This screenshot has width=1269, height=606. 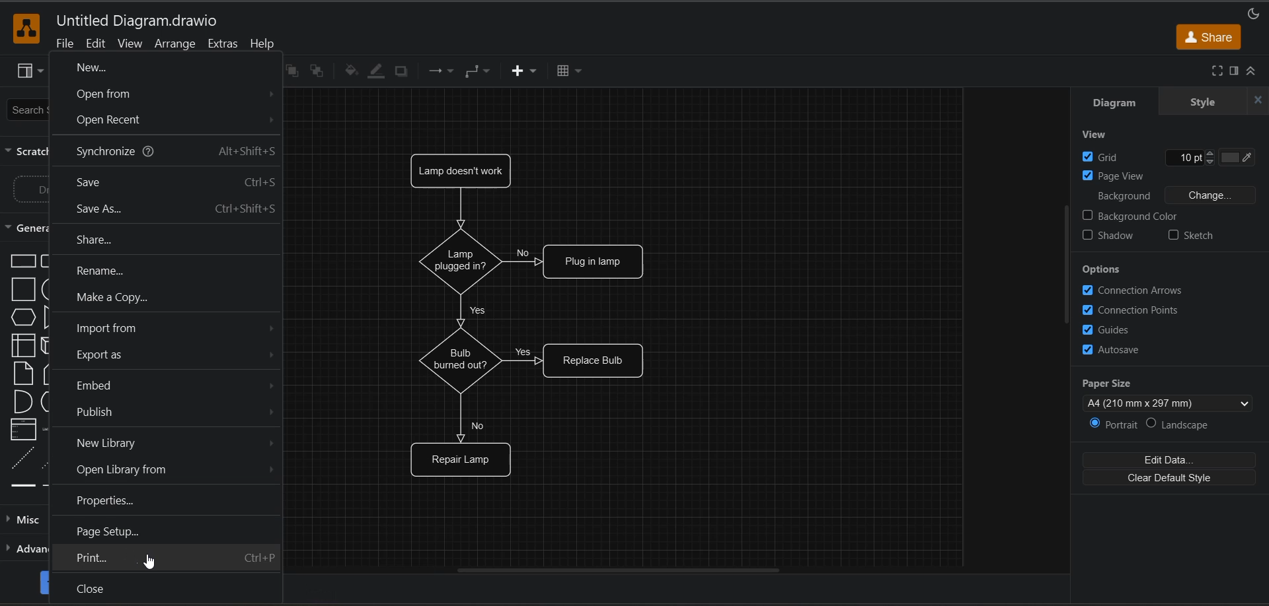 What do you see at coordinates (25, 550) in the screenshot?
I see `advanced` at bounding box center [25, 550].